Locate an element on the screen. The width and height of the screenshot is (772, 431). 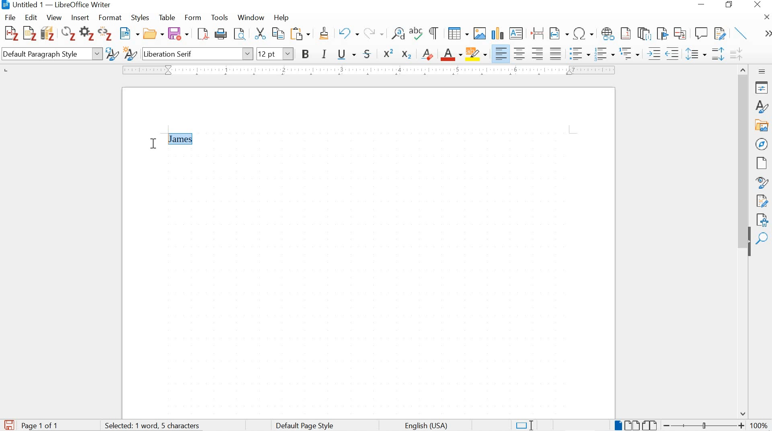
outline format is located at coordinates (630, 54).